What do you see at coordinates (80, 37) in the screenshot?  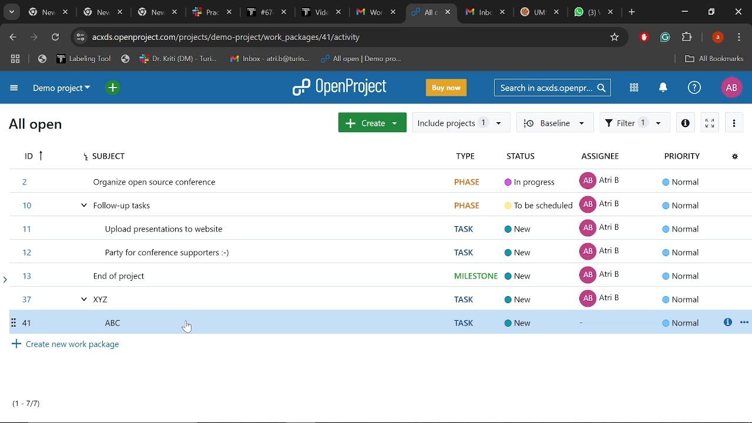 I see `site info` at bounding box center [80, 37].